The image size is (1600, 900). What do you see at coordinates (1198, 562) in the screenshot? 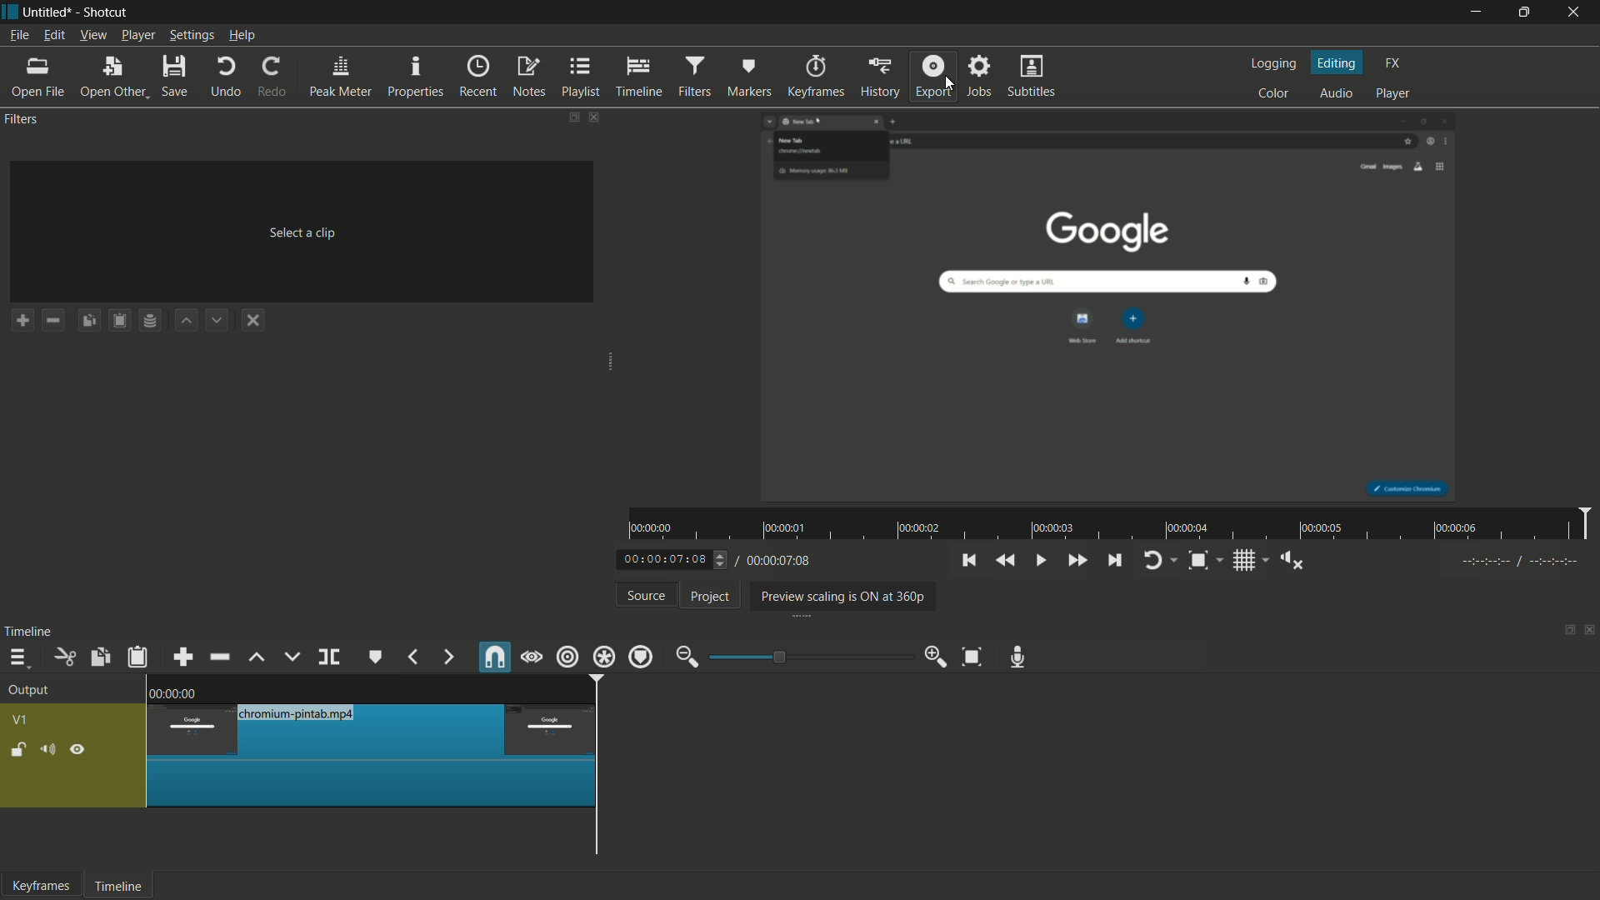
I see `toggle zoom` at bounding box center [1198, 562].